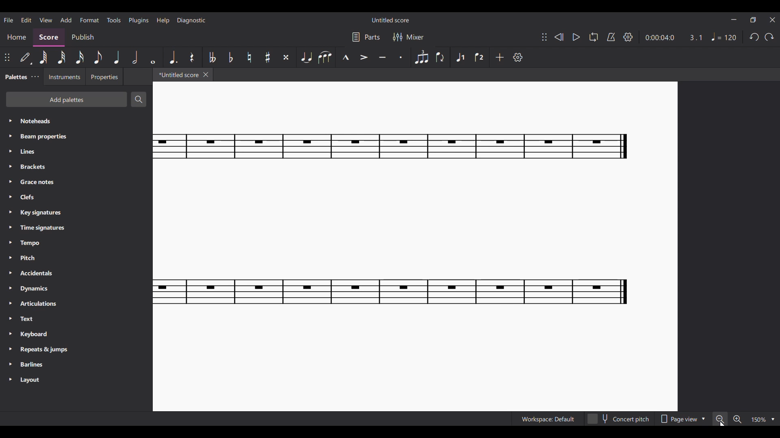 The image size is (780, 438). I want to click on 64th note, so click(43, 57).